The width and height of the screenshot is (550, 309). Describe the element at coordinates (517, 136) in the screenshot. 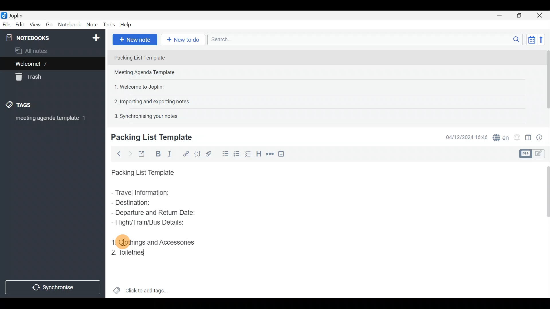

I see `Set alarm` at that location.